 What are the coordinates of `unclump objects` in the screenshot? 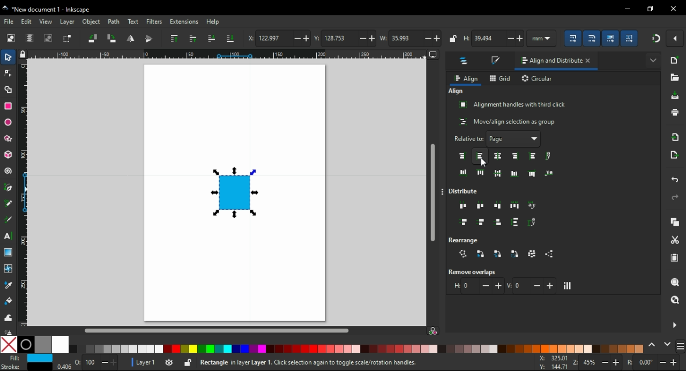 It's located at (549, 254).